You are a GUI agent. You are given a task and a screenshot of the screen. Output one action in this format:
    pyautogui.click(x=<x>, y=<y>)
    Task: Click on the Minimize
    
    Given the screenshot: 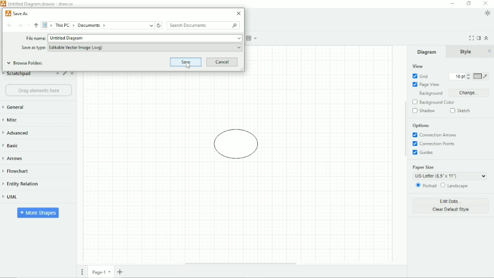 What is the action you would take?
    pyautogui.click(x=453, y=3)
    